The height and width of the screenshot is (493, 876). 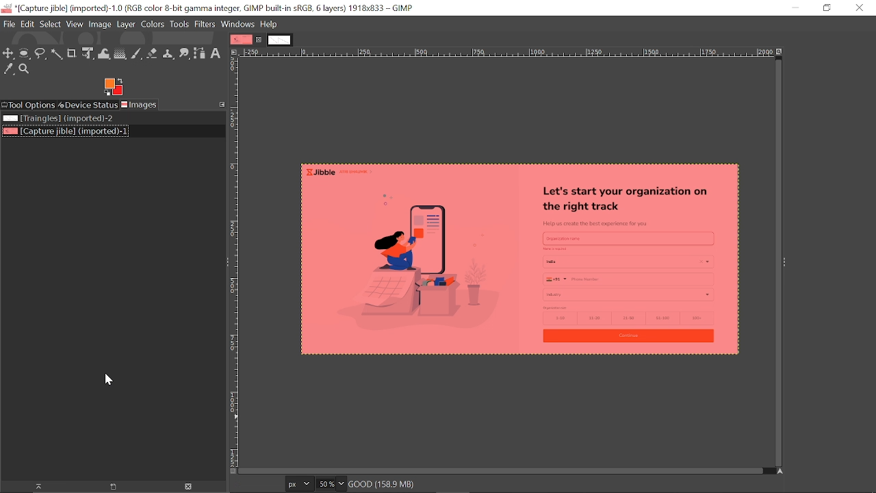 I want to click on View, so click(x=75, y=24).